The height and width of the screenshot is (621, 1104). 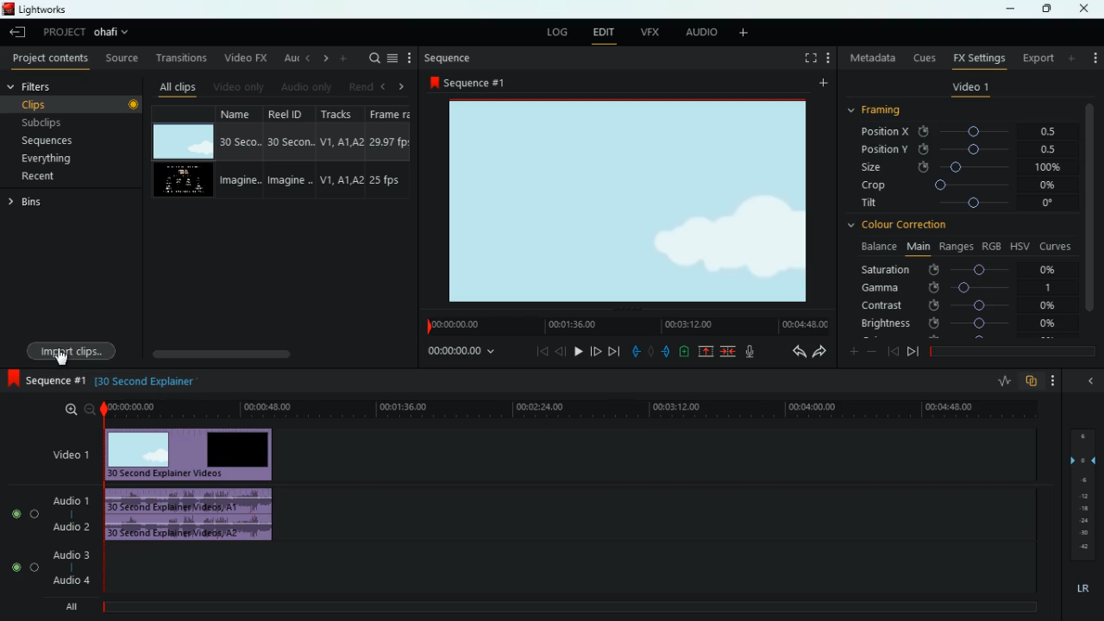 I want to click on lightworks, so click(x=56, y=9).